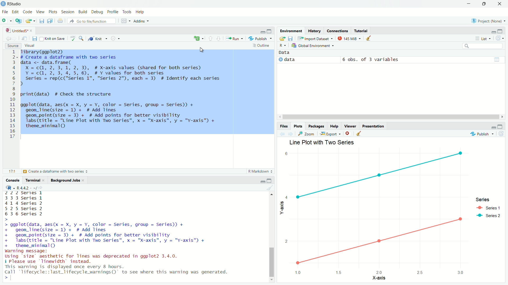 The height and width of the screenshot is (285, 508). Describe the element at coordinates (92, 21) in the screenshot. I see `Go to file function` at that location.